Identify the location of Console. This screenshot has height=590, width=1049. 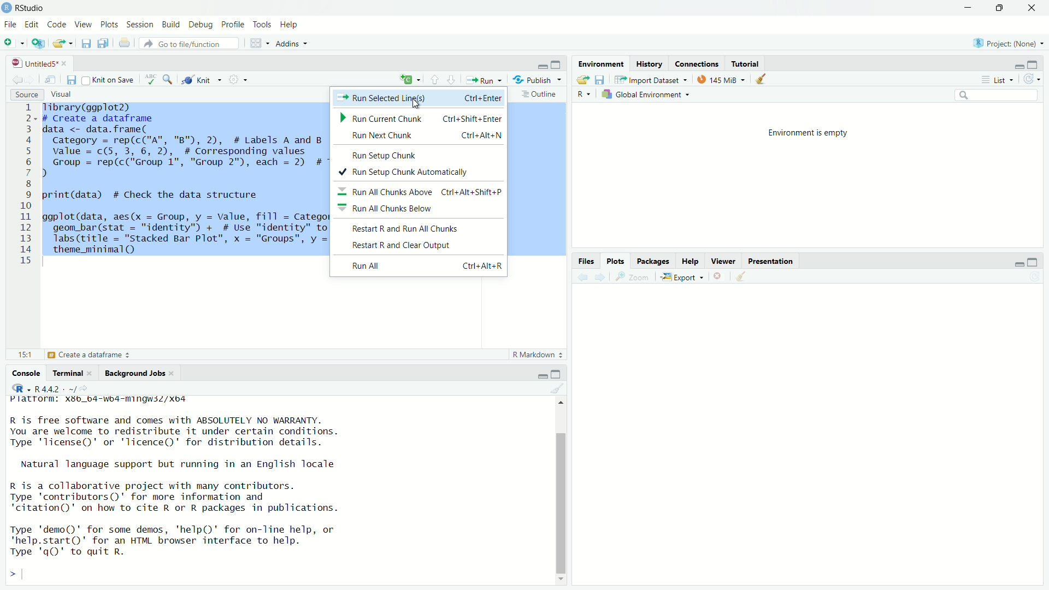
(27, 371).